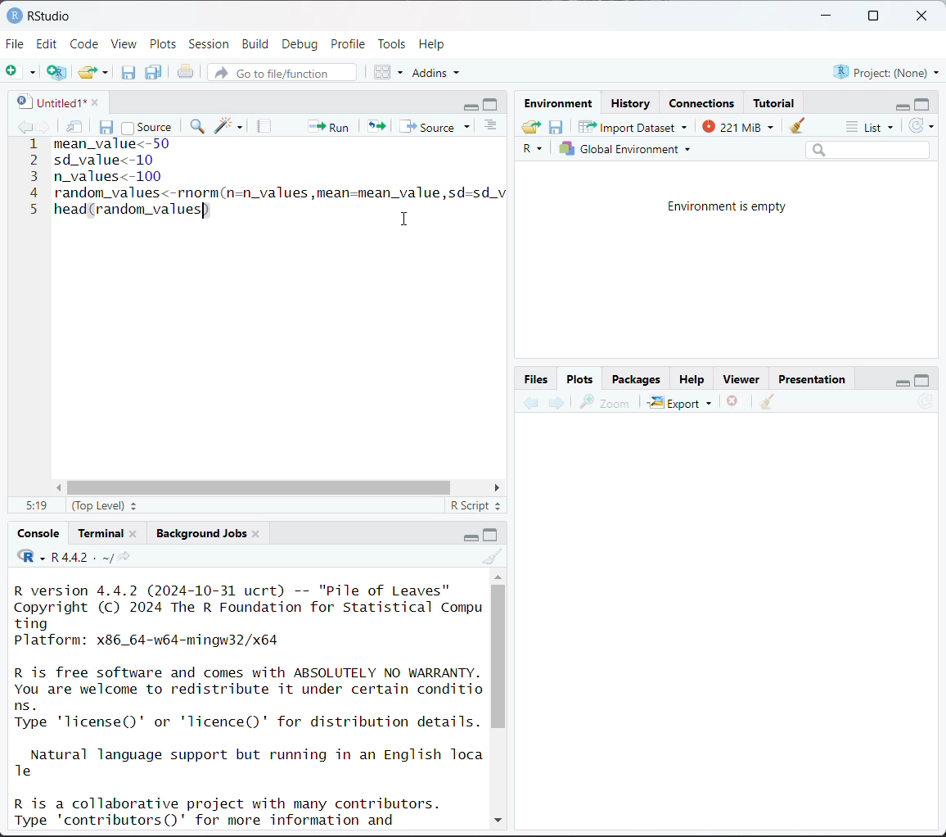 The image size is (946, 837). I want to click on go to file/function, so click(281, 74).